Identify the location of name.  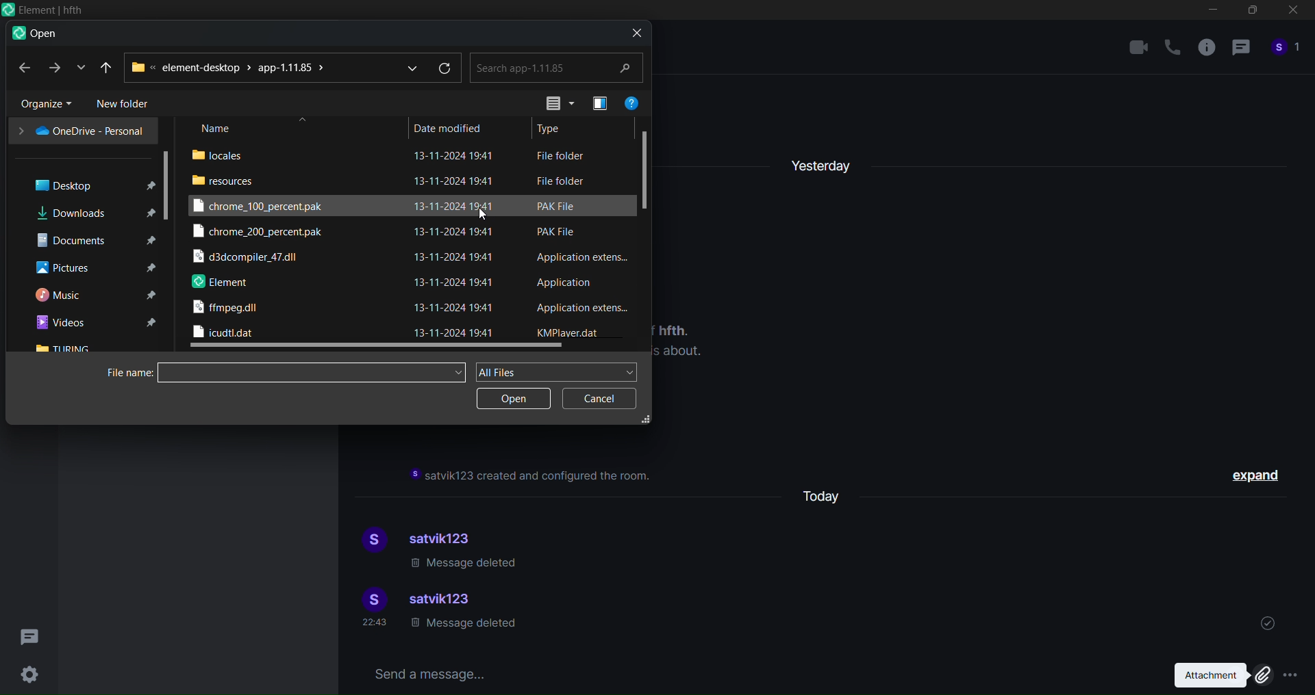
(218, 129).